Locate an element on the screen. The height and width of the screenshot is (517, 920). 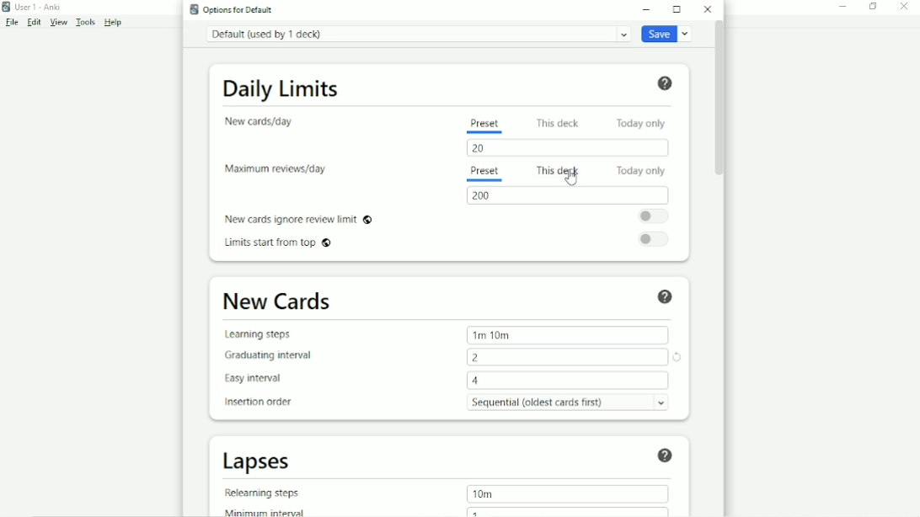
Edit is located at coordinates (33, 21).